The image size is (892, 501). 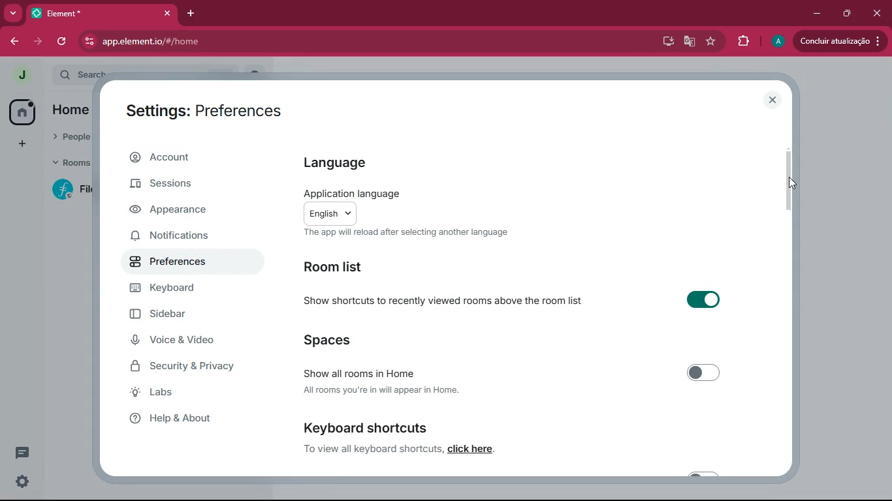 What do you see at coordinates (188, 16) in the screenshot?
I see `add tab` at bounding box center [188, 16].